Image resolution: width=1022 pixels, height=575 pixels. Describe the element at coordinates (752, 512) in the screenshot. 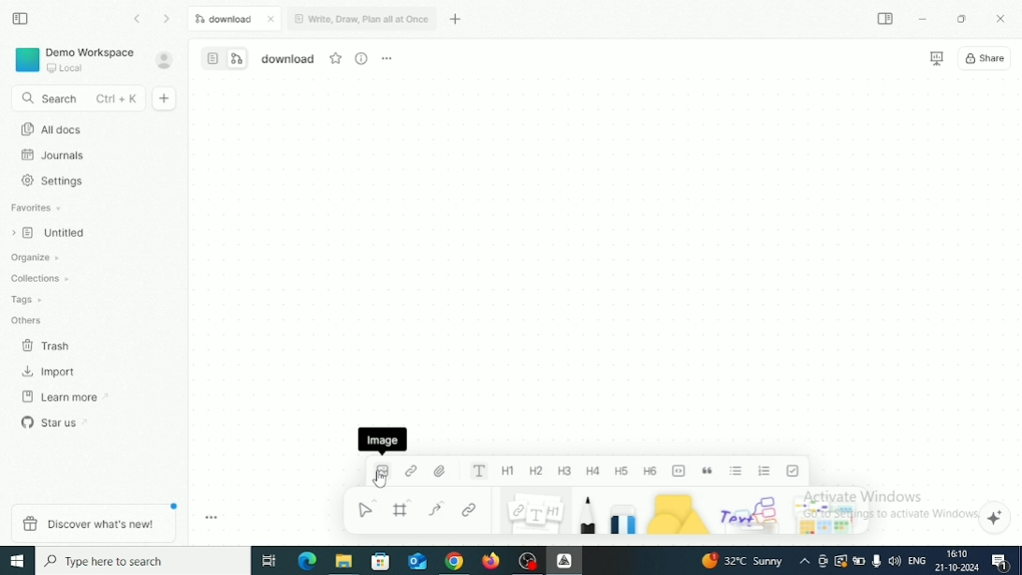

I see `Others` at that location.